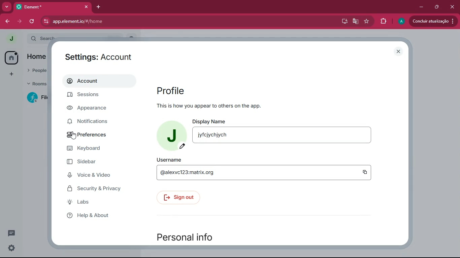  What do you see at coordinates (94, 203) in the screenshot?
I see `labs` at bounding box center [94, 203].